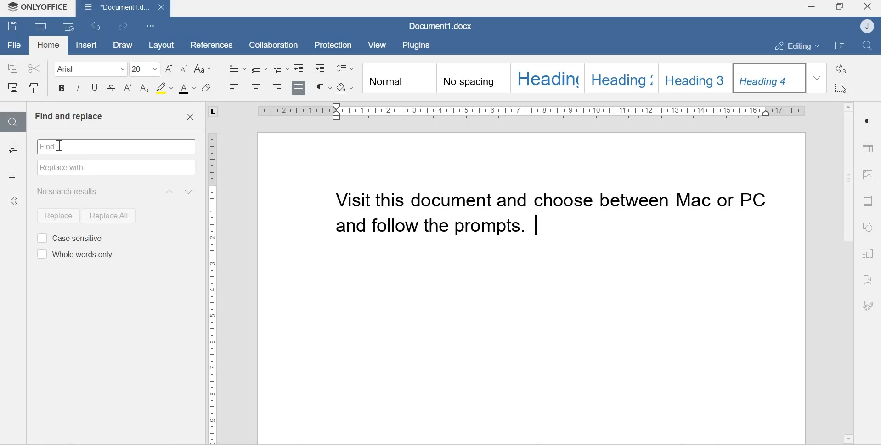  Describe the element at coordinates (34, 67) in the screenshot. I see `Cut` at that location.